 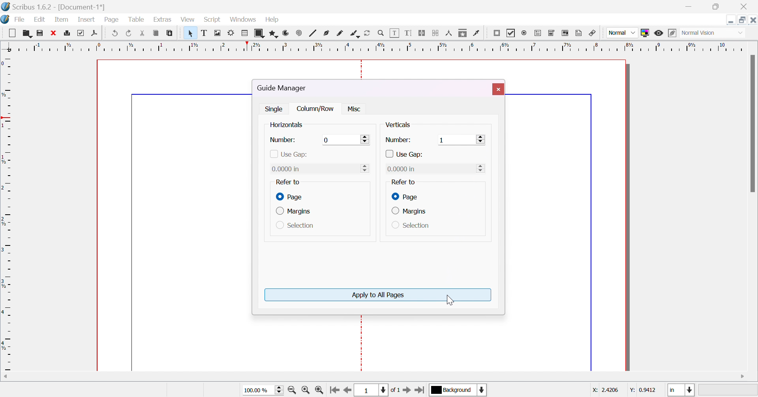 What do you see at coordinates (497, 89) in the screenshot?
I see `close` at bounding box center [497, 89].